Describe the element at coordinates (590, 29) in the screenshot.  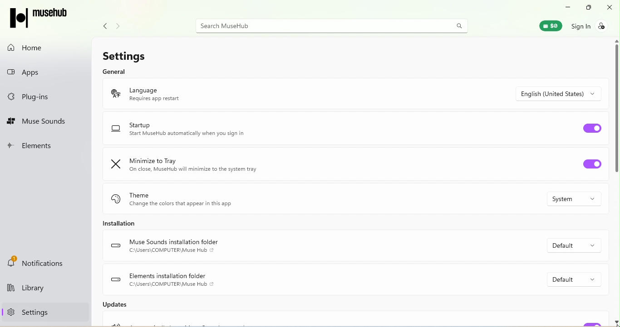
I see `Sign in ` at that location.